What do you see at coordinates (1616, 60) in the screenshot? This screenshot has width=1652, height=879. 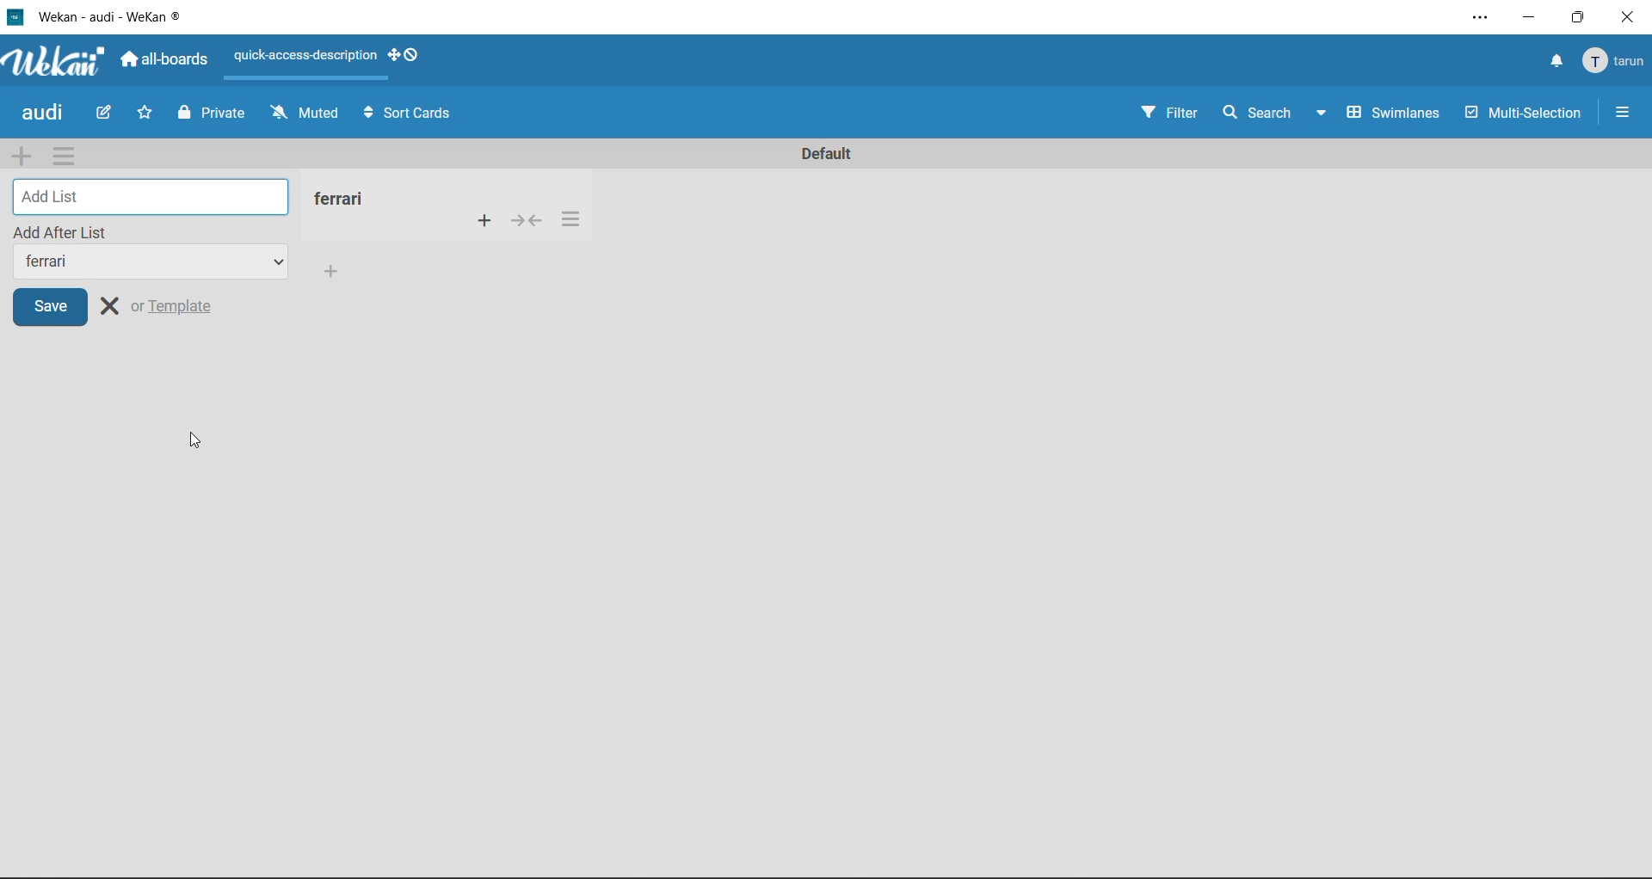 I see `tarun` at bounding box center [1616, 60].